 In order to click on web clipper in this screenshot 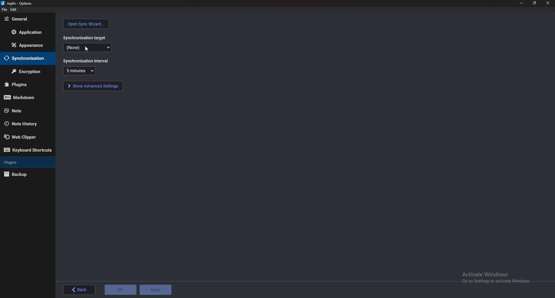, I will do `click(25, 137)`.